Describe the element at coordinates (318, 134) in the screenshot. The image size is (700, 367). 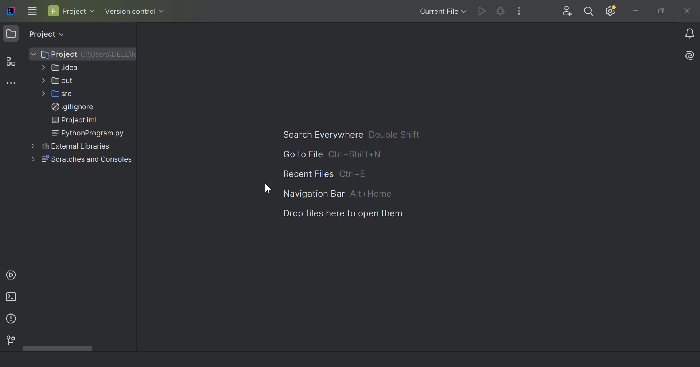
I see `Search everywhere` at that location.